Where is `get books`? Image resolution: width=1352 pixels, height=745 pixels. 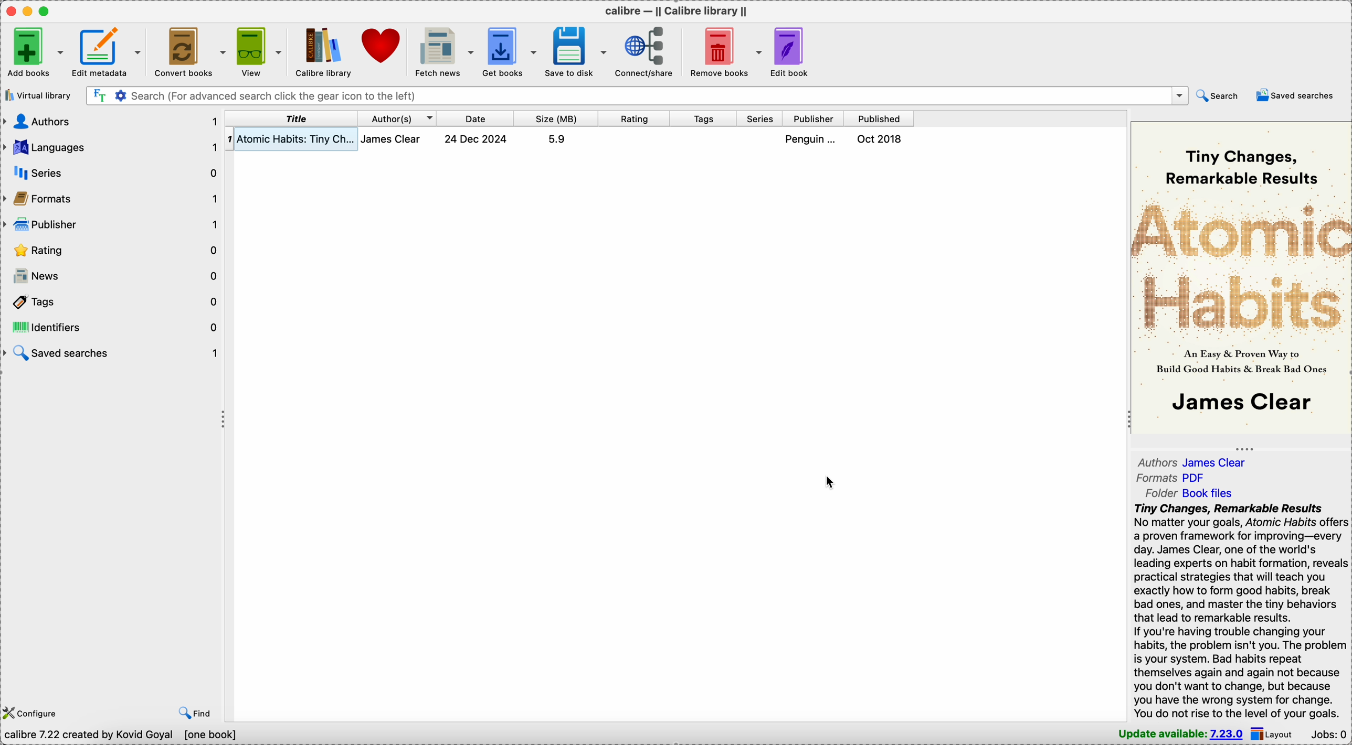
get books is located at coordinates (511, 51).